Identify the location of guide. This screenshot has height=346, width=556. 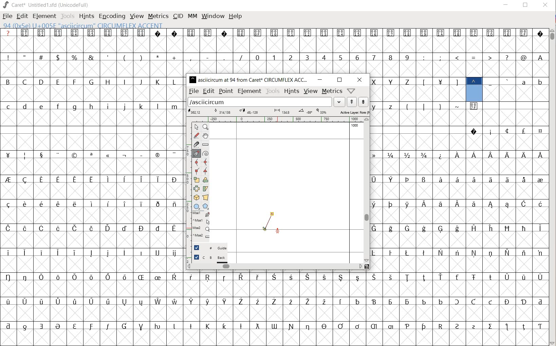
(210, 248).